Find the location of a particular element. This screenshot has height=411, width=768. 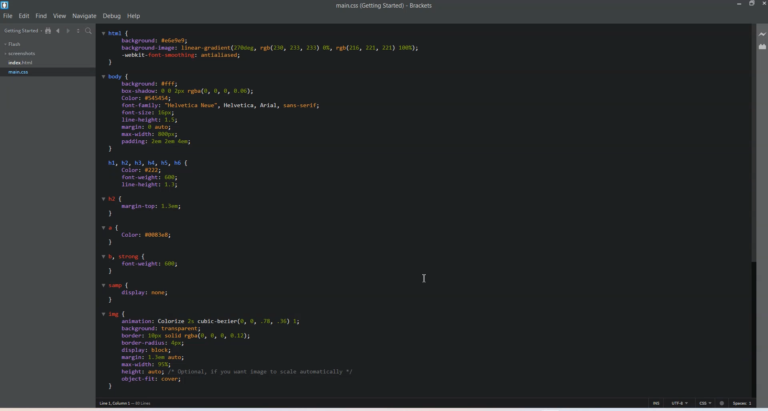

Text Cursor is located at coordinates (426, 278).